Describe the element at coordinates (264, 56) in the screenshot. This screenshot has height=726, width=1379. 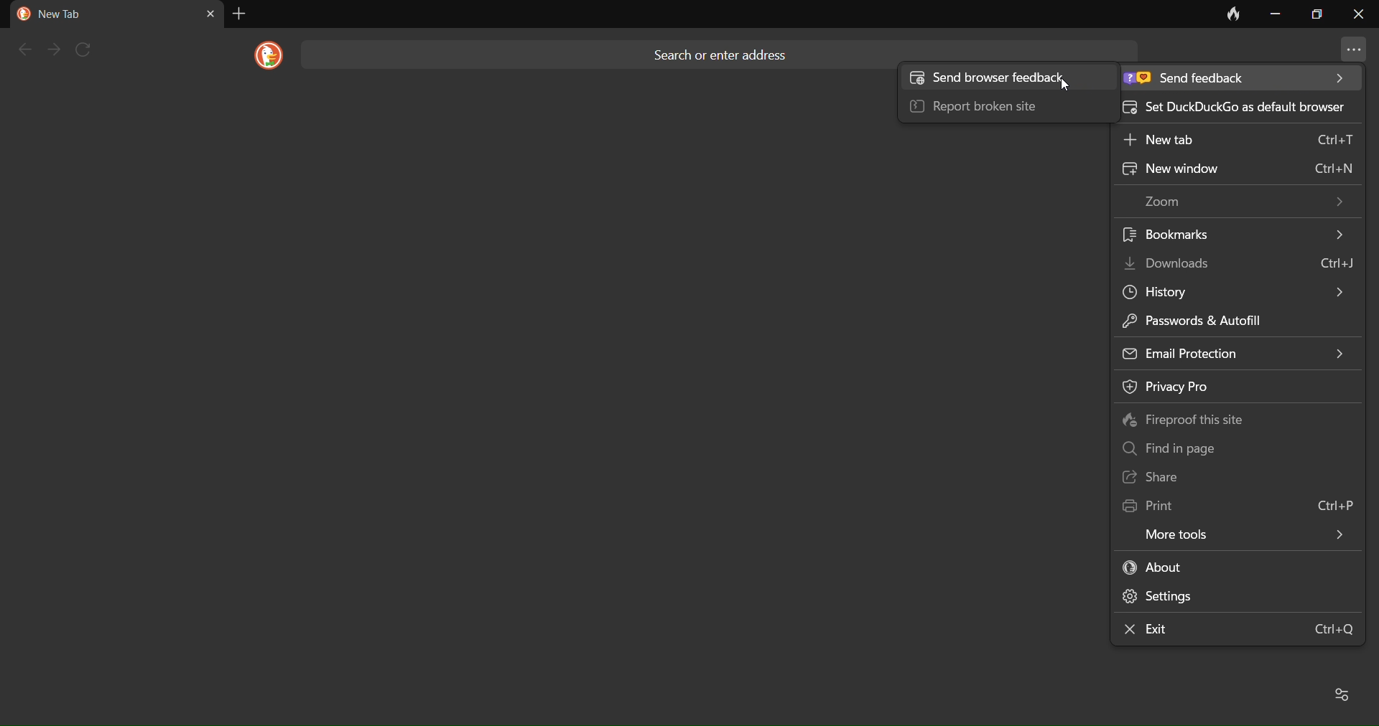
I see `logo` at that location.